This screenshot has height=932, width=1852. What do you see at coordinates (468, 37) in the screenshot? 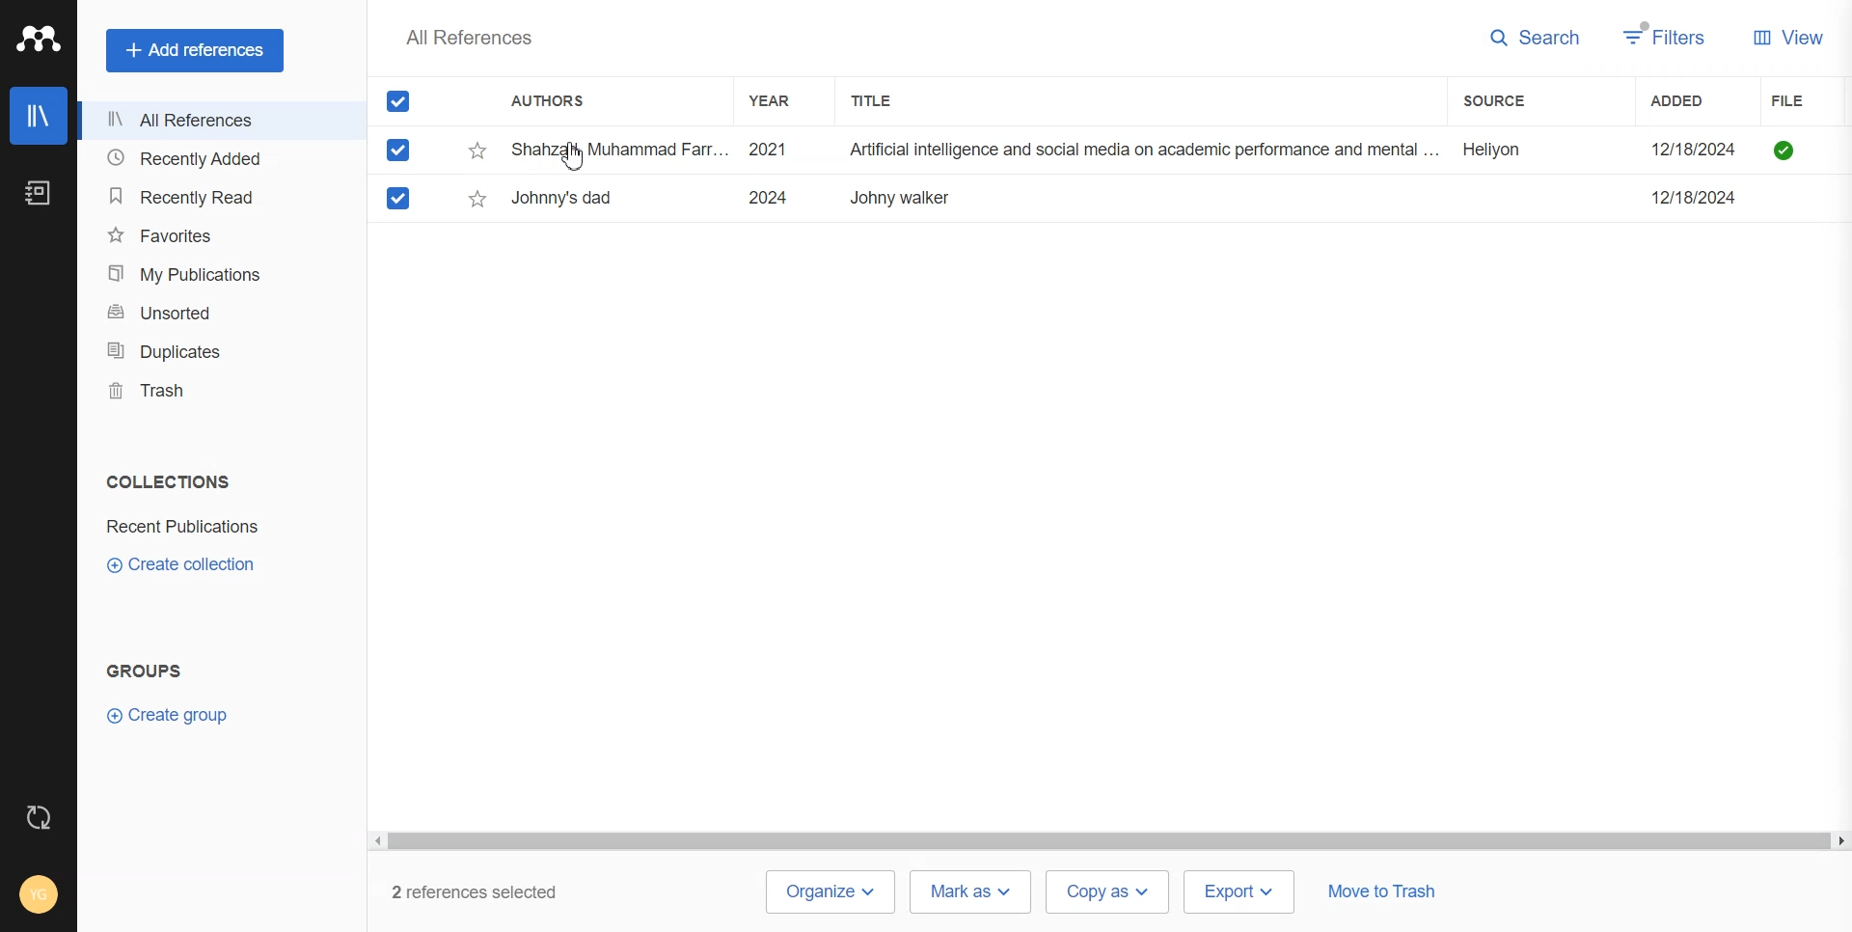
I see `Text` at bounding box center [468, 37].